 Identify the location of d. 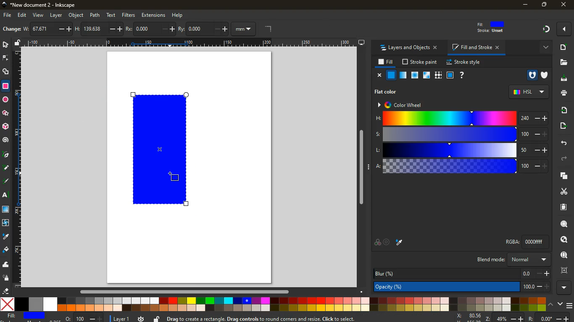
(6, 168).